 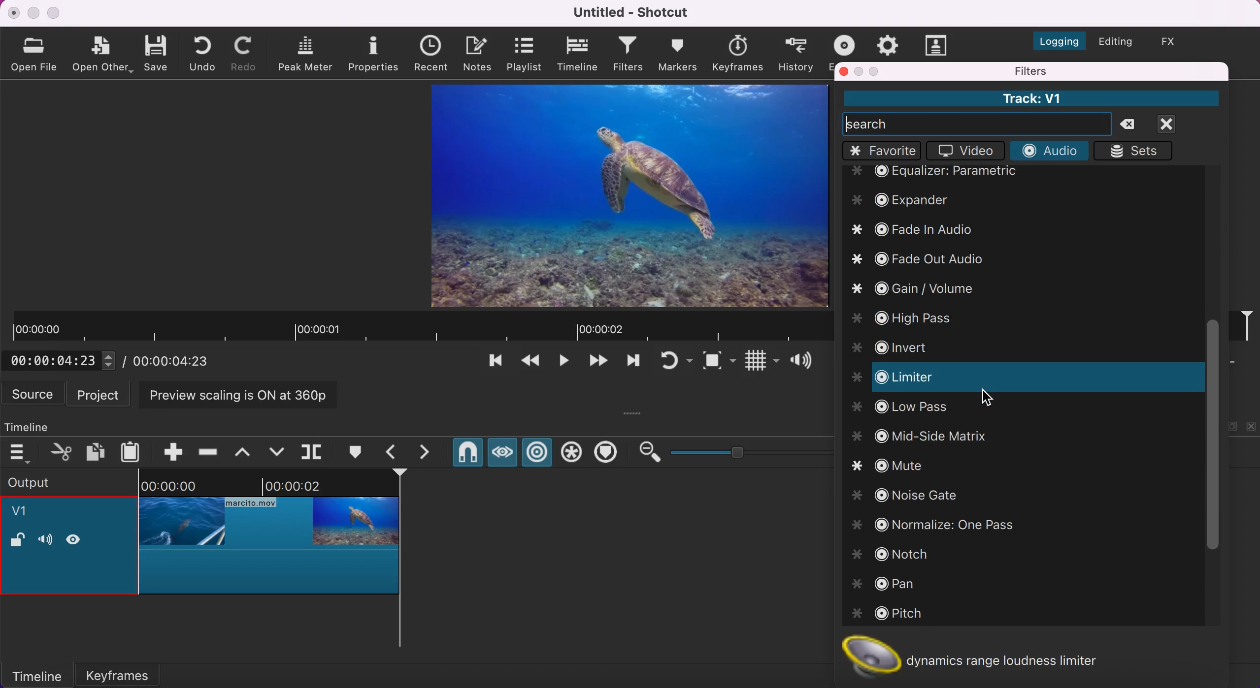 I want to click on expandr, so click(x=905, y=199).